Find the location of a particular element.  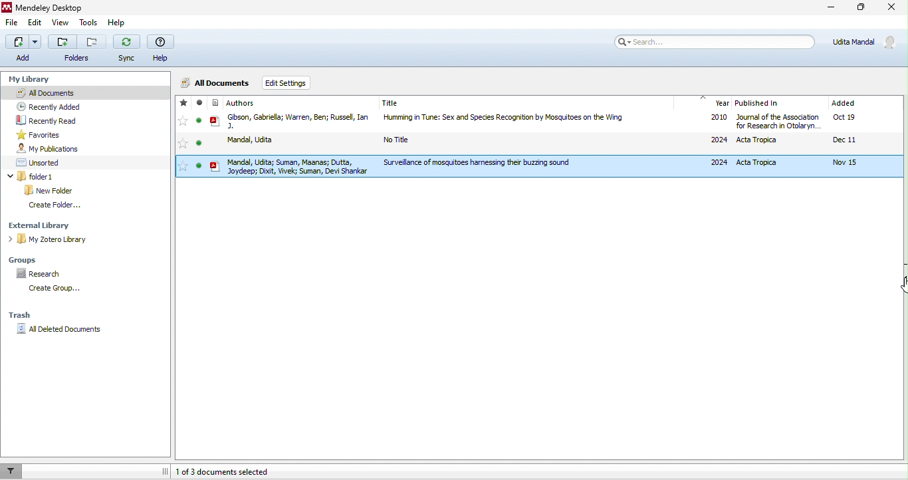

toggle hide/show is located at coordinates (162, 471).